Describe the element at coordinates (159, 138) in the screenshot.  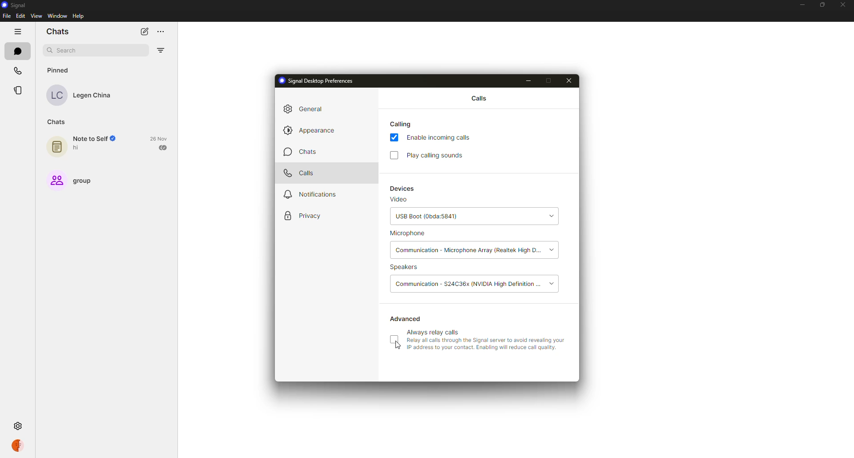
I see `28 Nov` at that location.